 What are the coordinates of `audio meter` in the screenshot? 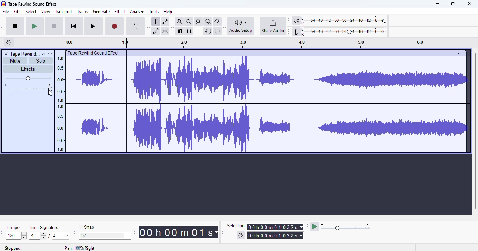 It's located at (340, 32).